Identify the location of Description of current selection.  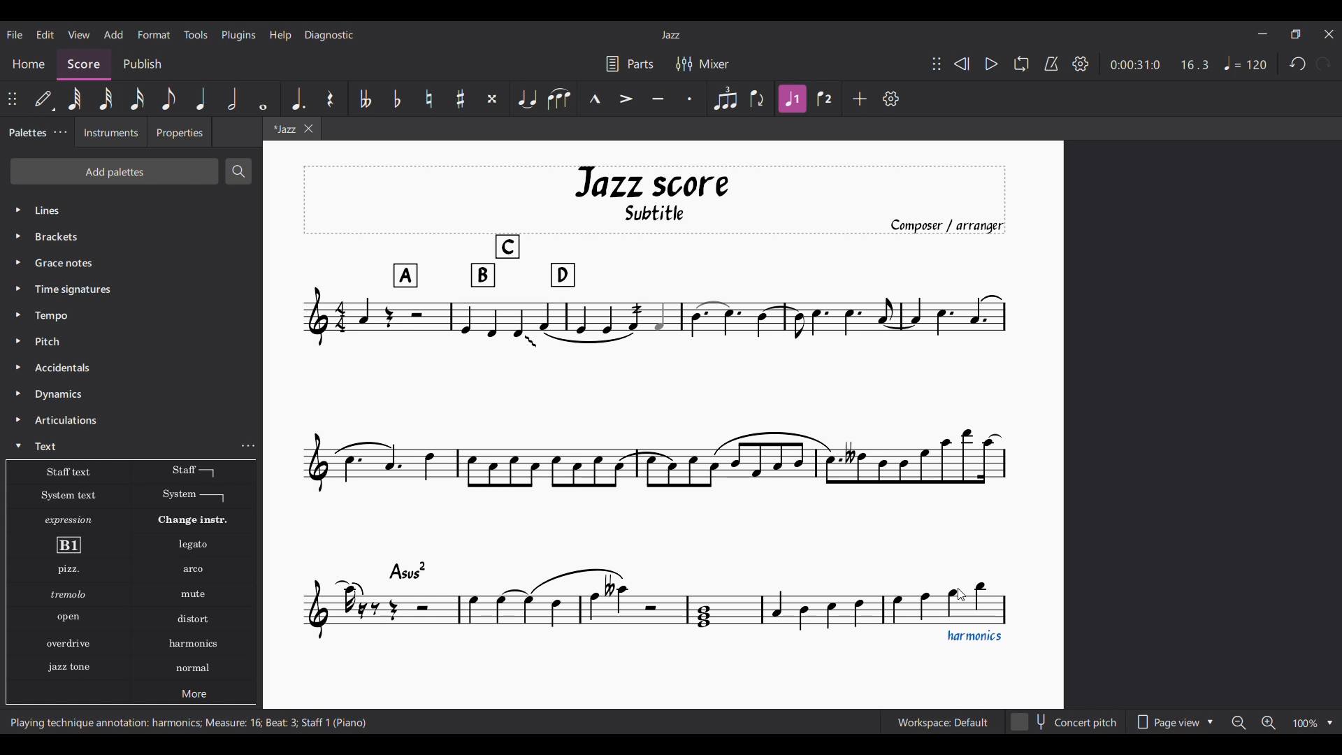
(188, 721).